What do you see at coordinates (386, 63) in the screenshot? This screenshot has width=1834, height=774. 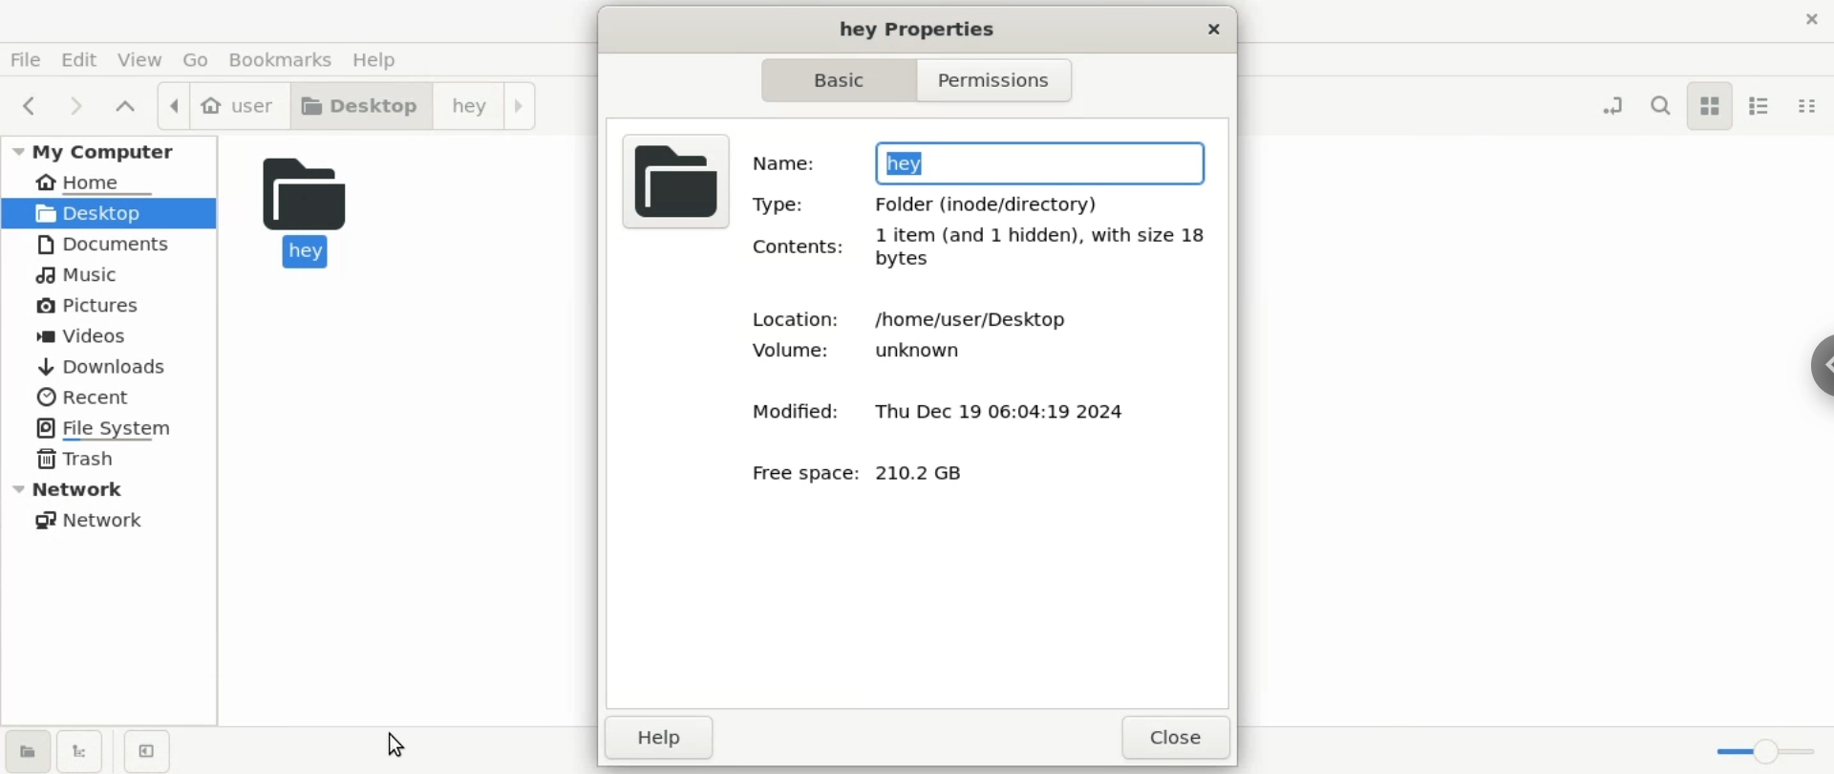 I see `help` at bounding box center [386, 63].